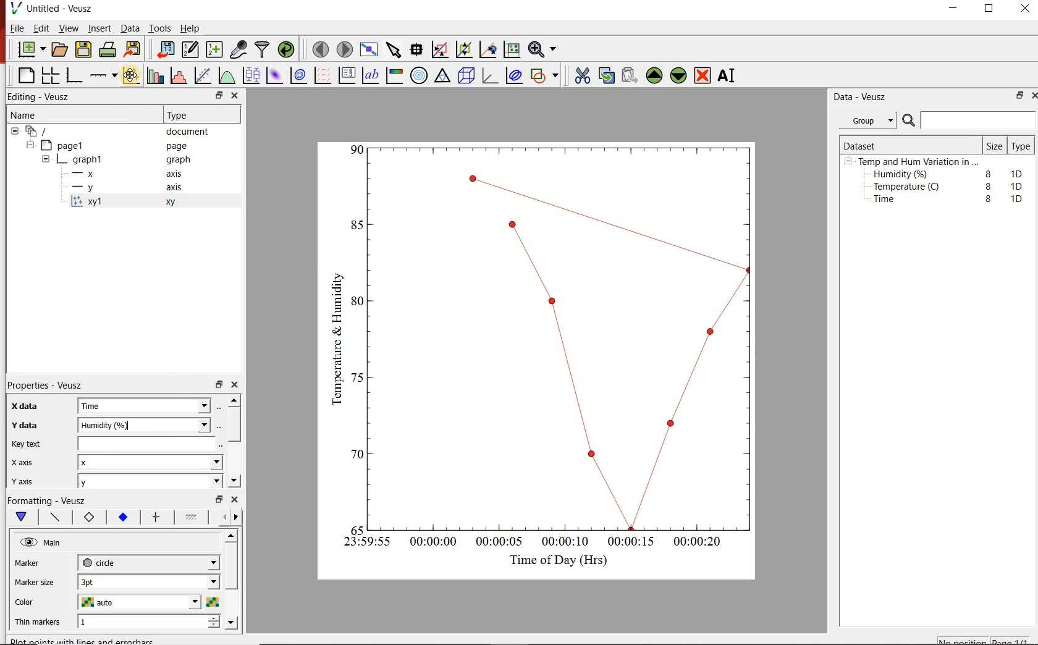 The width and height of the screenshot is (1038, 645). Describe the element at coordinates (542, 49) in the screenshot. I see `Zoom functions menu` at that location.